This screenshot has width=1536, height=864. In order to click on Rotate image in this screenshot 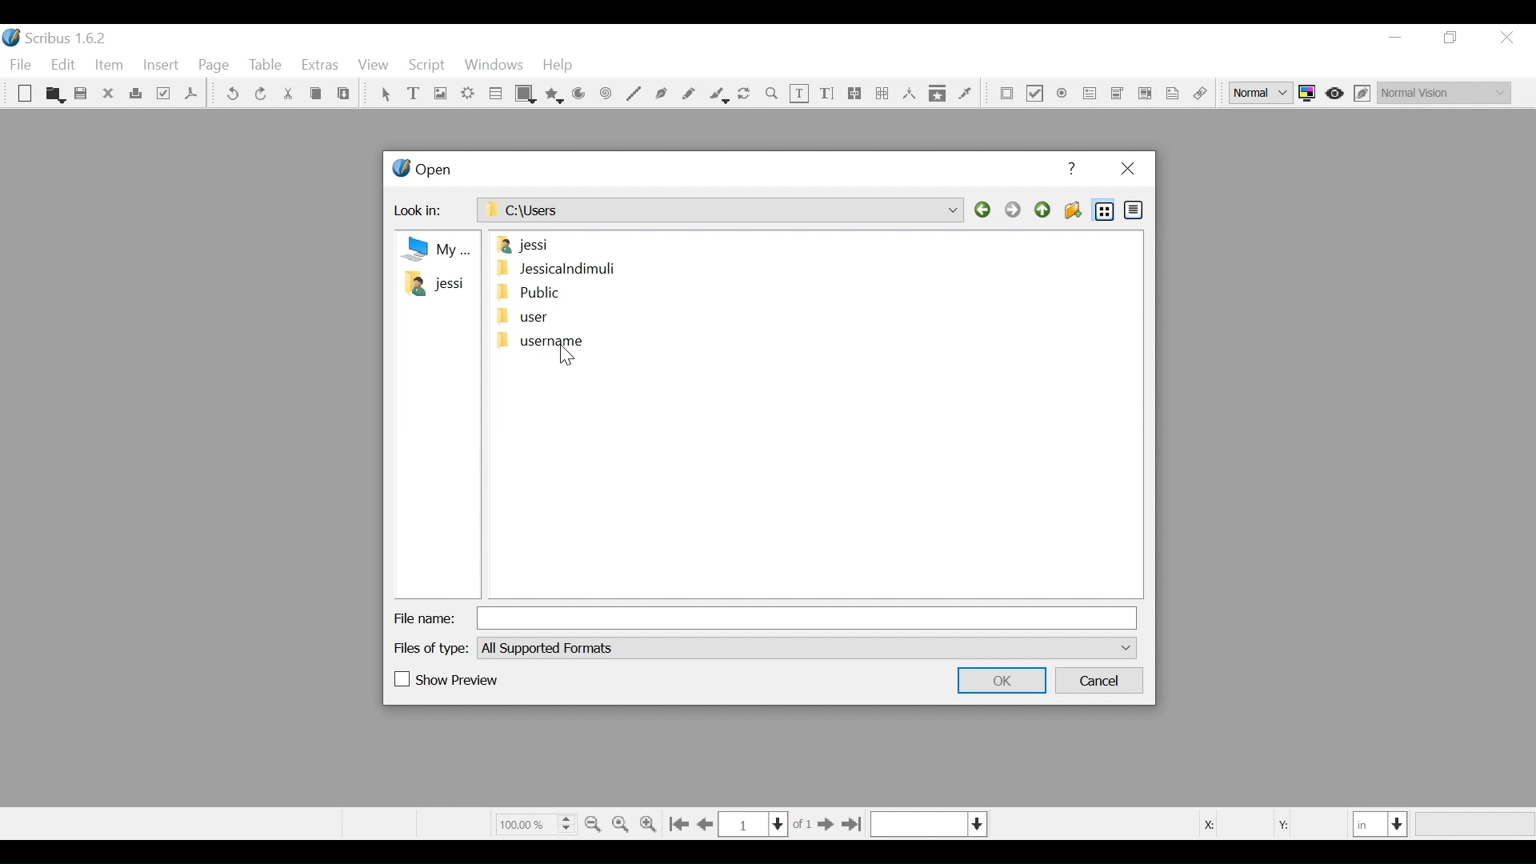, I will do `click(746, 94)`.